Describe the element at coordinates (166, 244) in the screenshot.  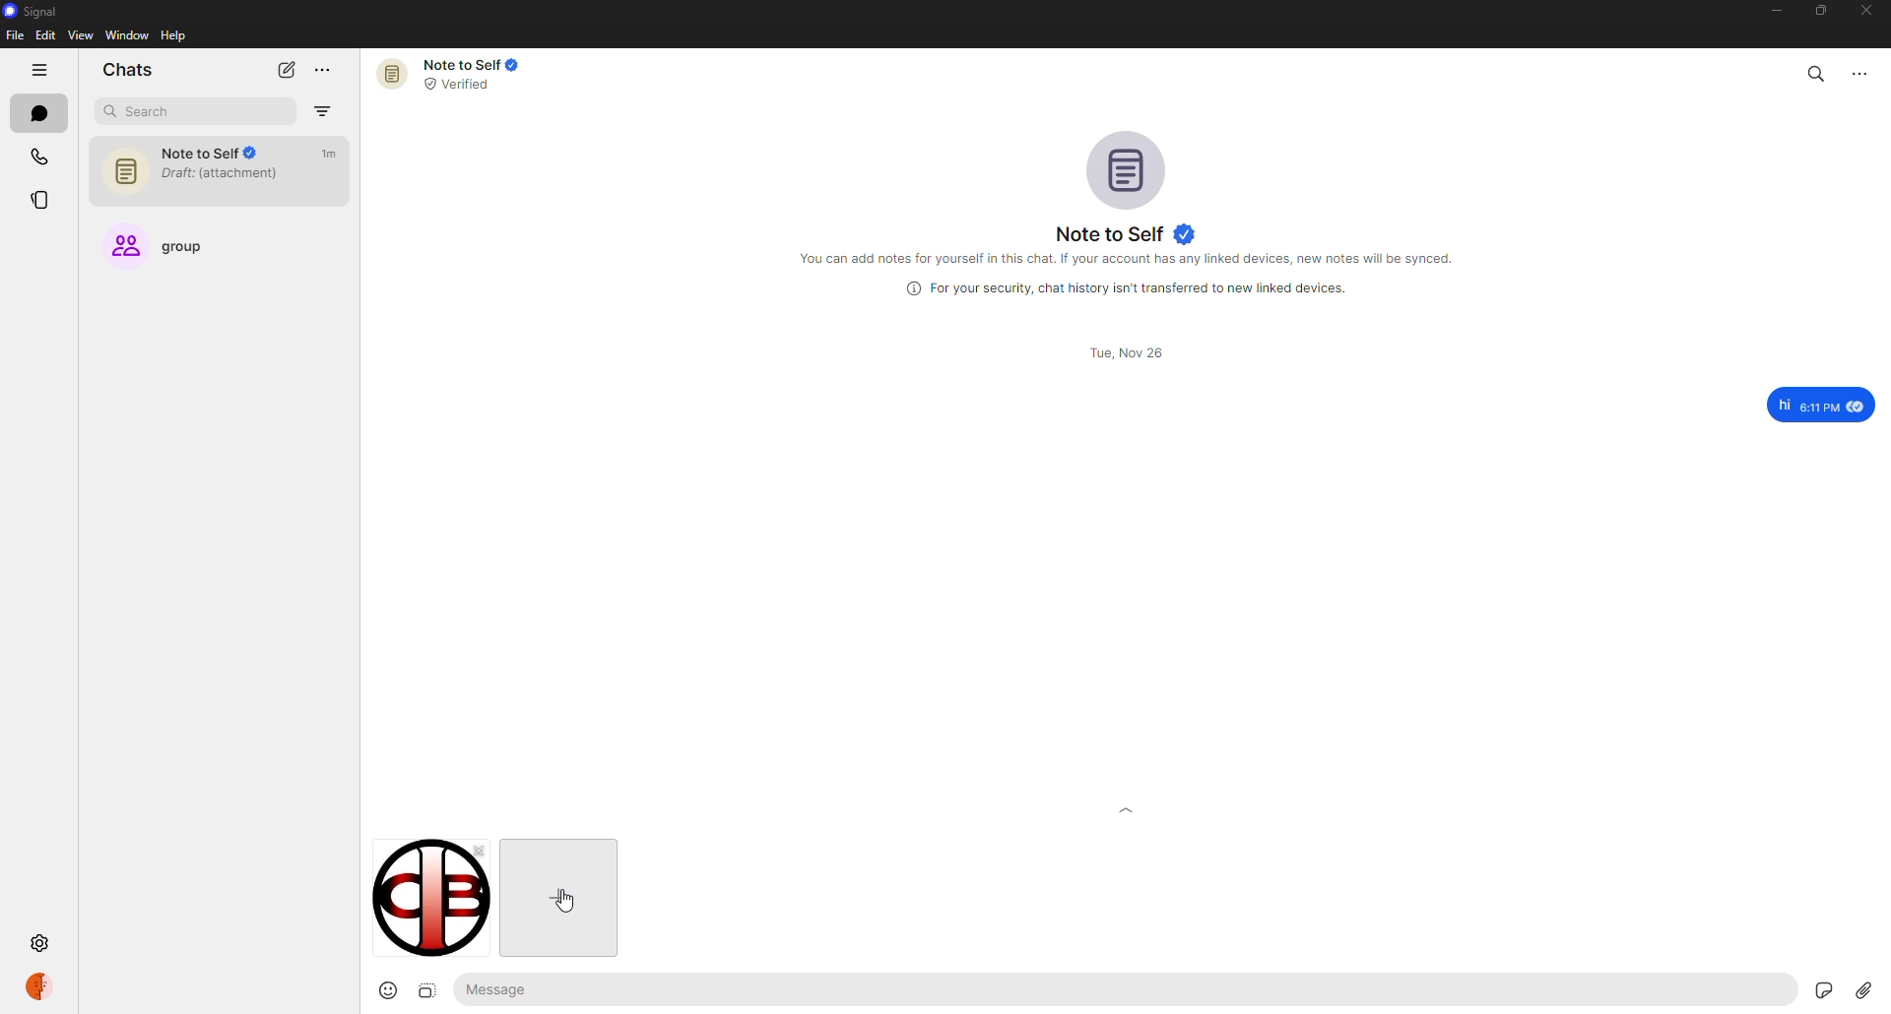
I see `group` at that location.